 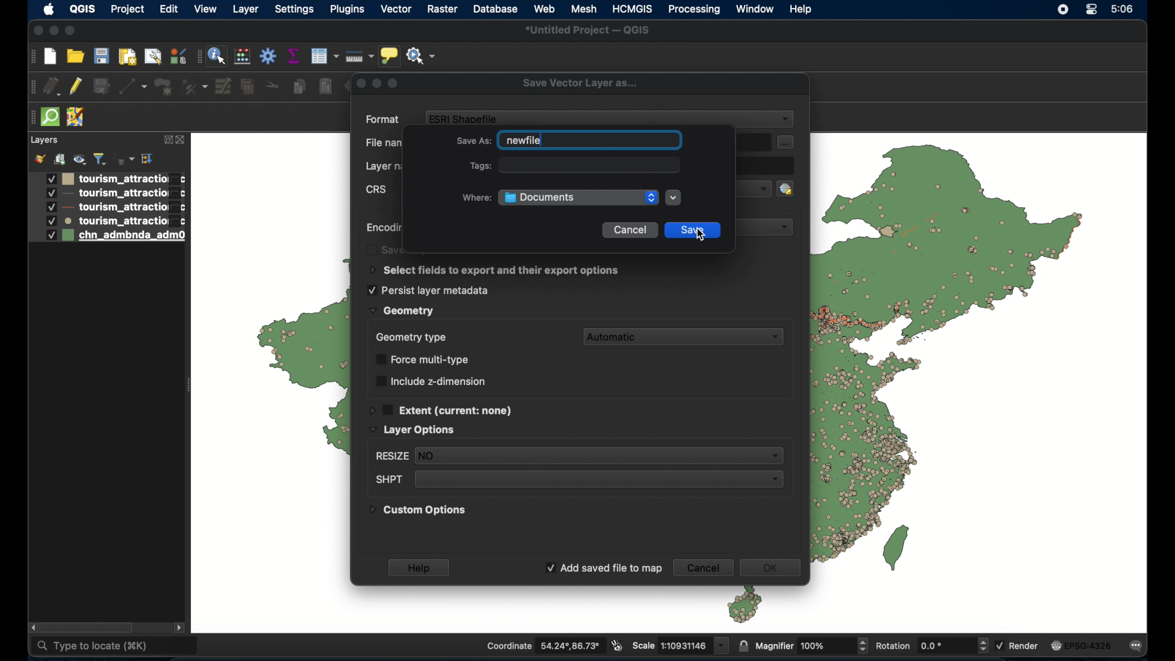 What do you see at coordinates (464, 118) in the screenshot?
I see `ESRI share file` at bounding box center [464, 118].